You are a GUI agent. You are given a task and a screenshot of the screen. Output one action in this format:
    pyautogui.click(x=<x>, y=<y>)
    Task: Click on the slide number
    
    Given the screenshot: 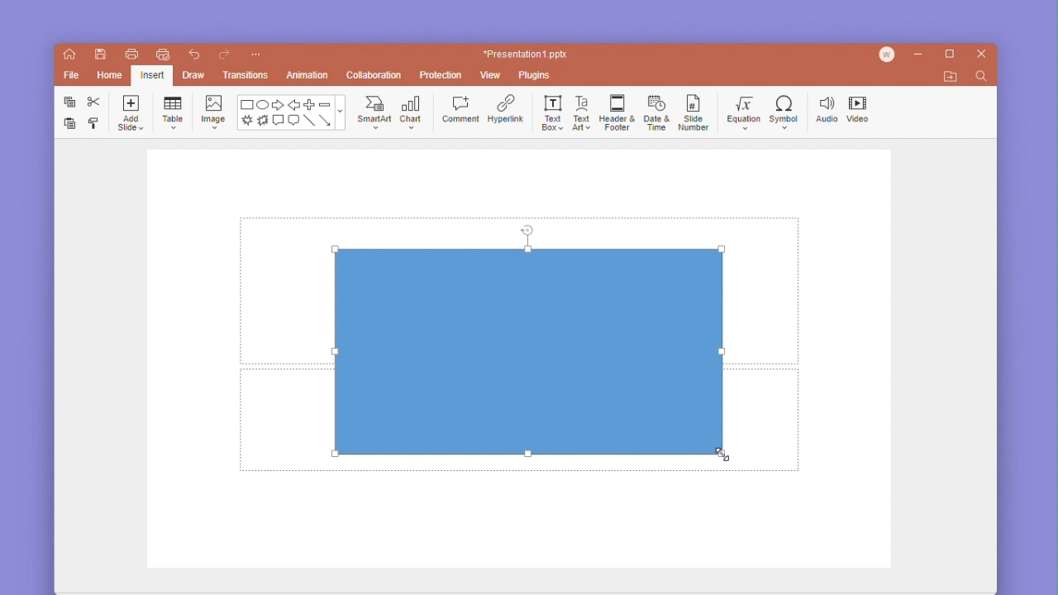 What is the action you would take?
    pyautogui.click(x=693, y=112)
    